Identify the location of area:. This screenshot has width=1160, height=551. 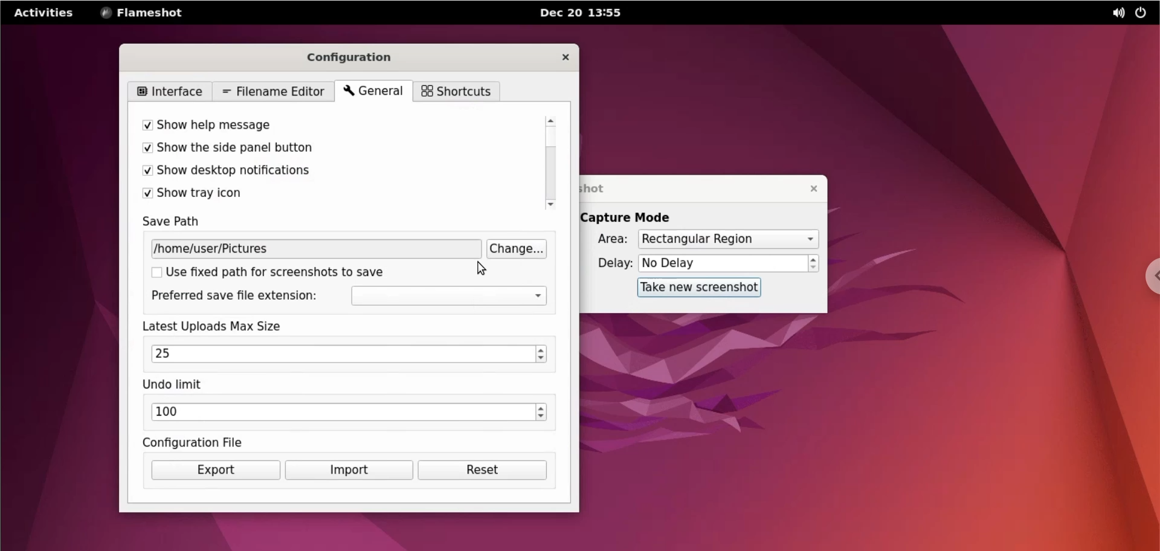
(608, 238).